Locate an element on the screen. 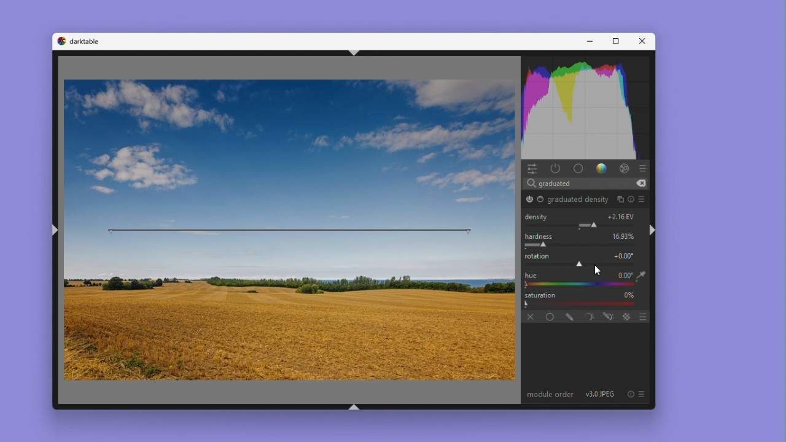 The image size is (786, 442). Quick access is located at coordinates (532, 168).